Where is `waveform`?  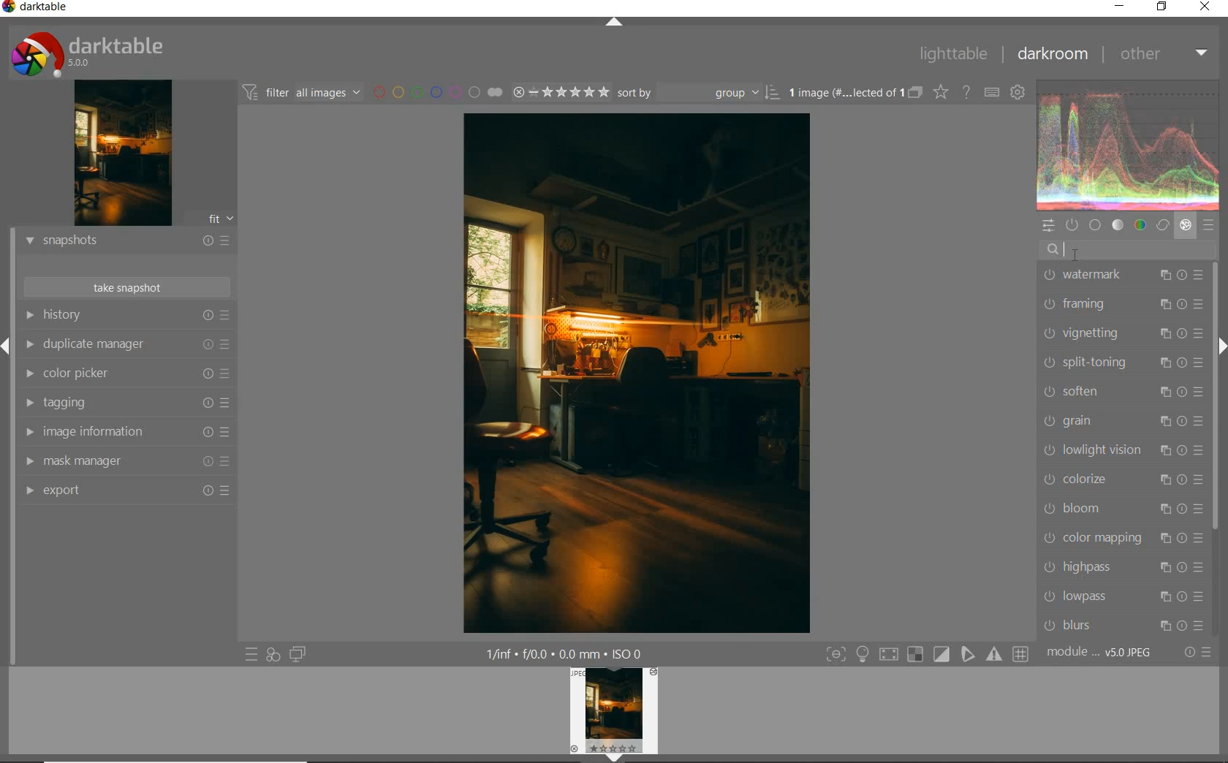 waveform is located at coordinates (1131, 145).